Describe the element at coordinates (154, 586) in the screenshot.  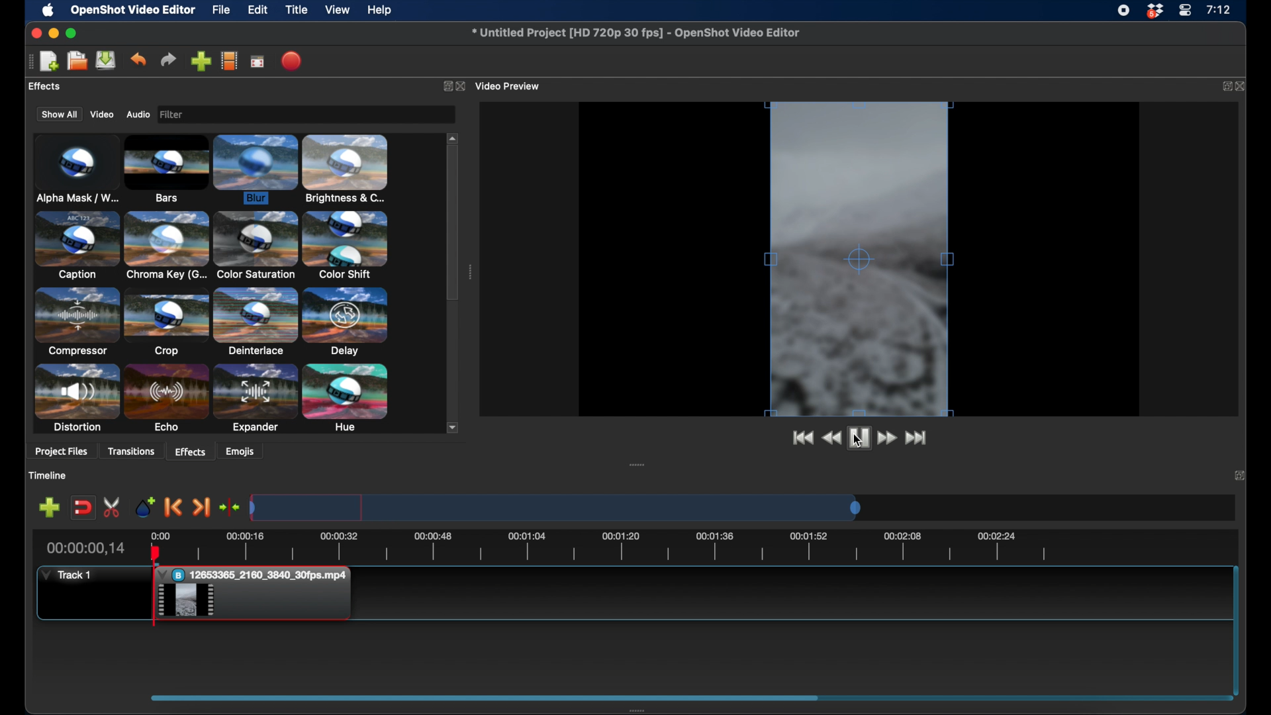
I see `playhead` at that location.